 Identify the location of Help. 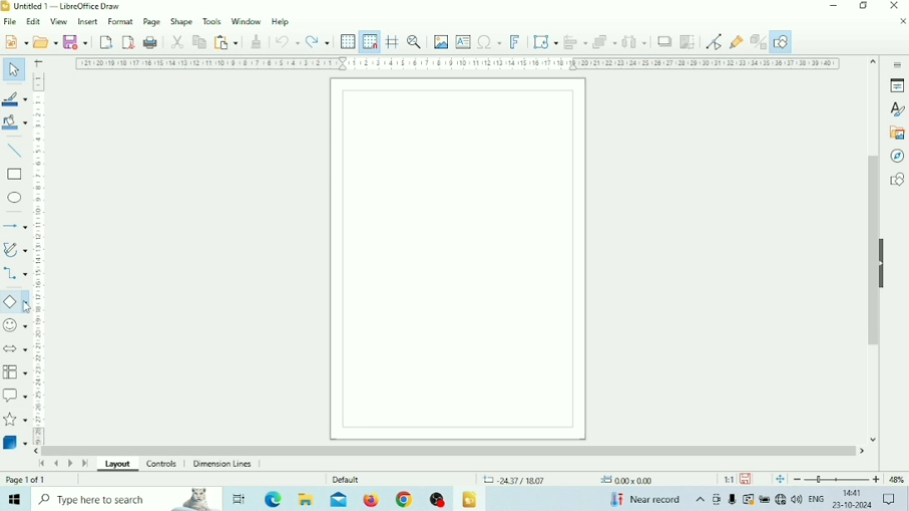
(281, 22).